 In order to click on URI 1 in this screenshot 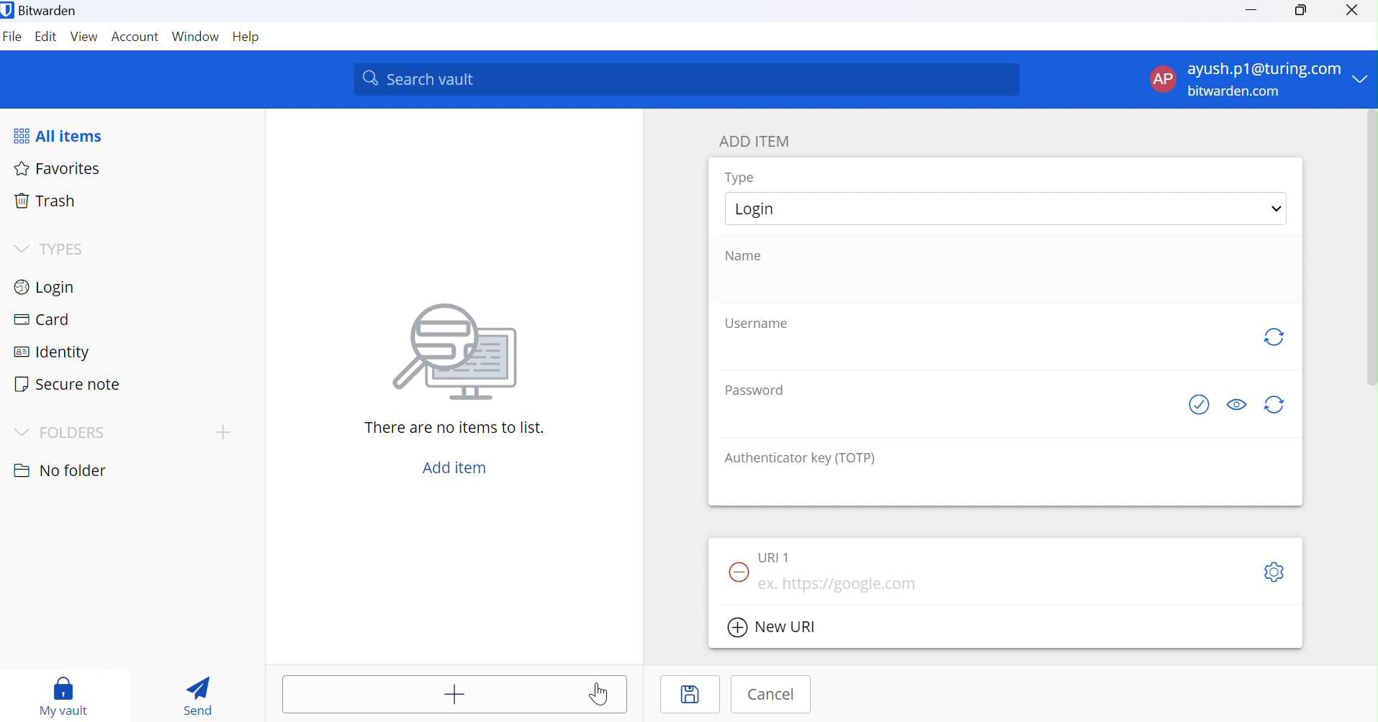, I will do `click(775, 558)`.